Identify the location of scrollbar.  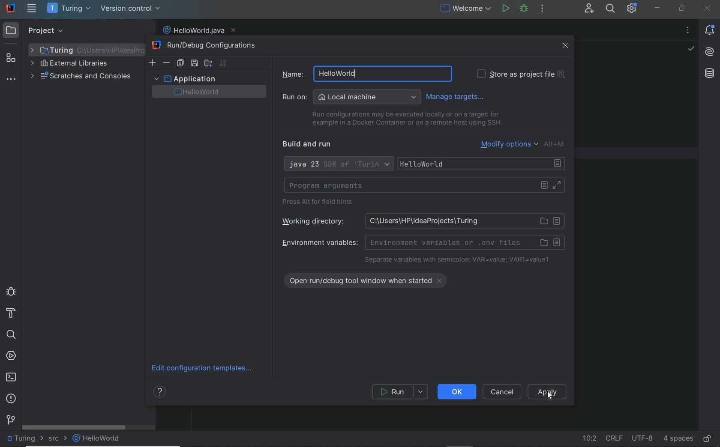
(74, 427).